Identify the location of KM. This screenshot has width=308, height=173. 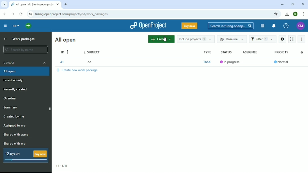
(300, 26).